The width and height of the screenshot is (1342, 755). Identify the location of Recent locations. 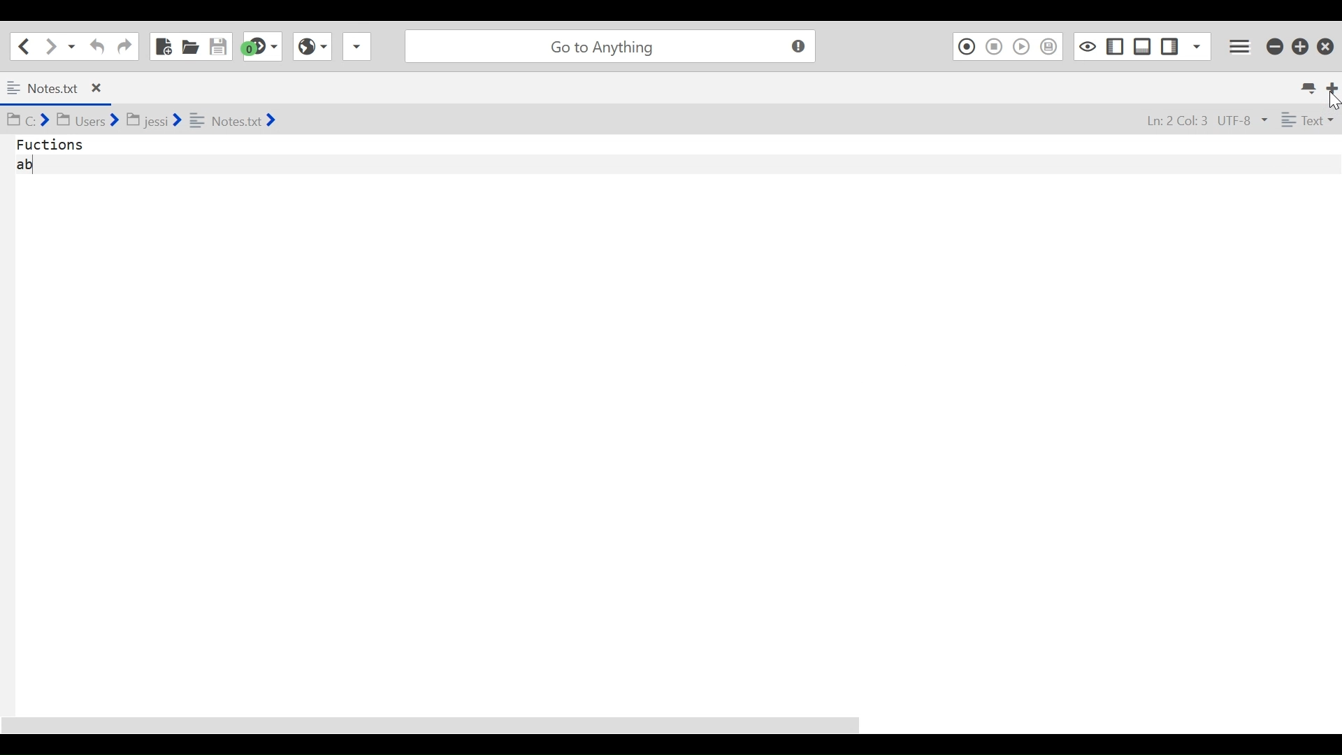
(72, 46).